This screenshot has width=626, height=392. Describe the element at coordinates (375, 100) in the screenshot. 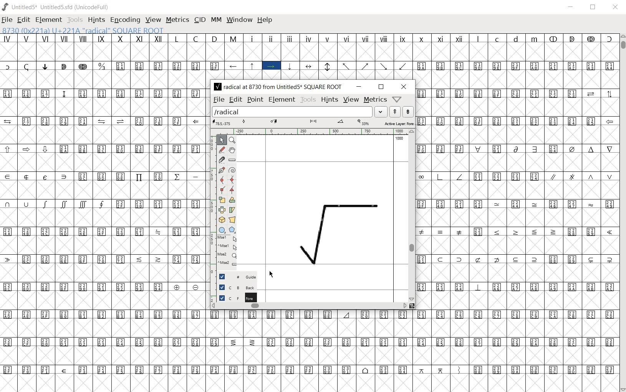

I see `metrics` at that location.